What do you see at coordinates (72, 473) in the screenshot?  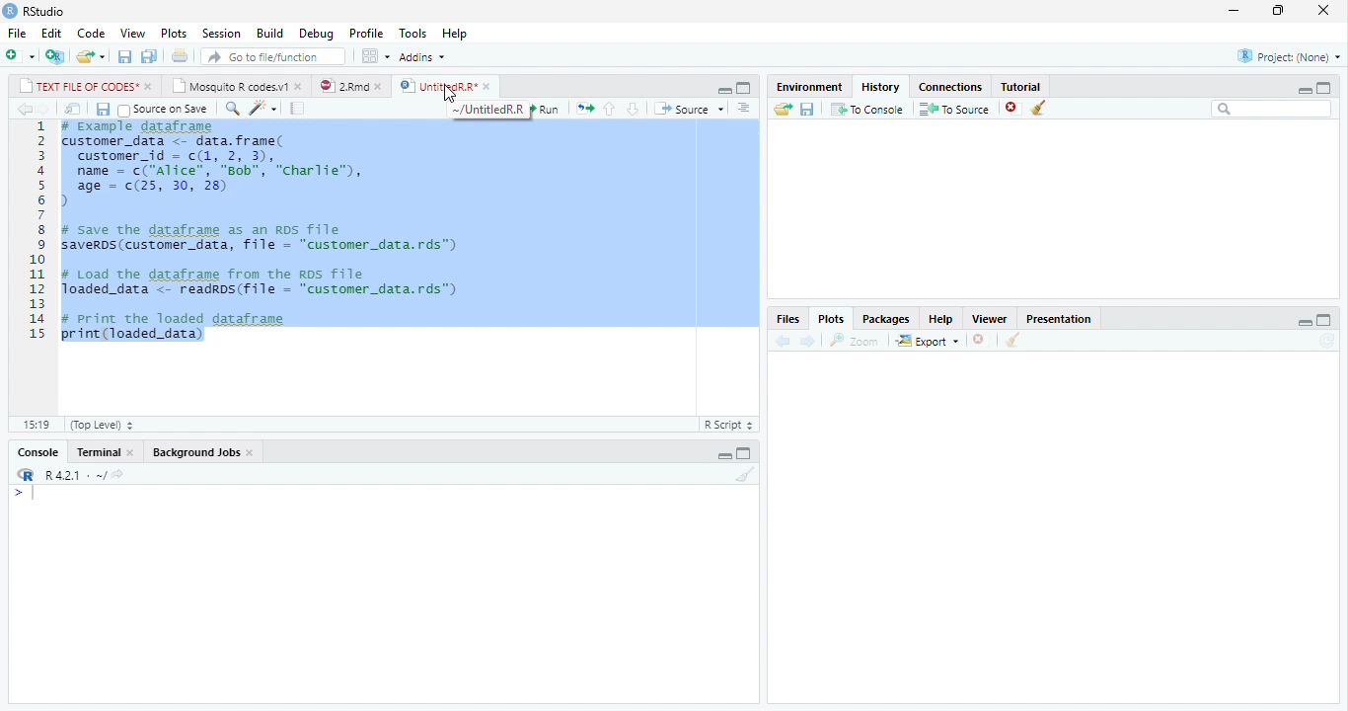 I see `R 4.2.1 .~/` at bounding box center [72, 473].